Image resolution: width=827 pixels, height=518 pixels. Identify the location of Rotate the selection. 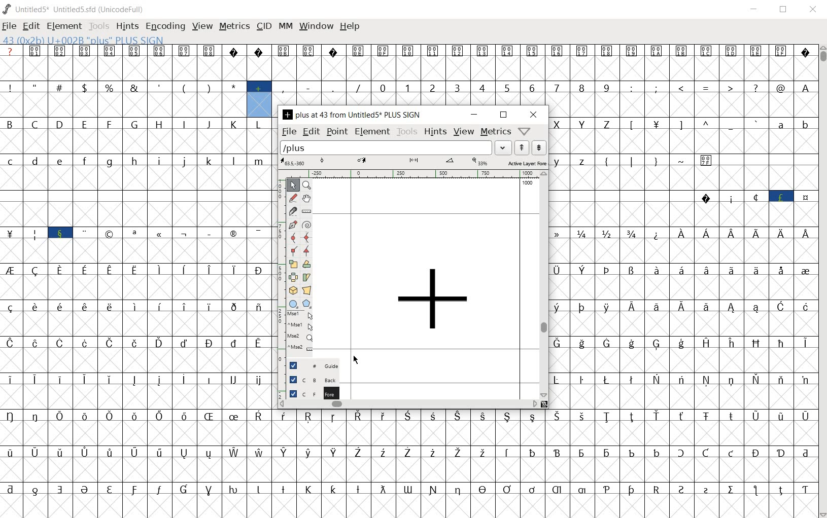
(306, 265).